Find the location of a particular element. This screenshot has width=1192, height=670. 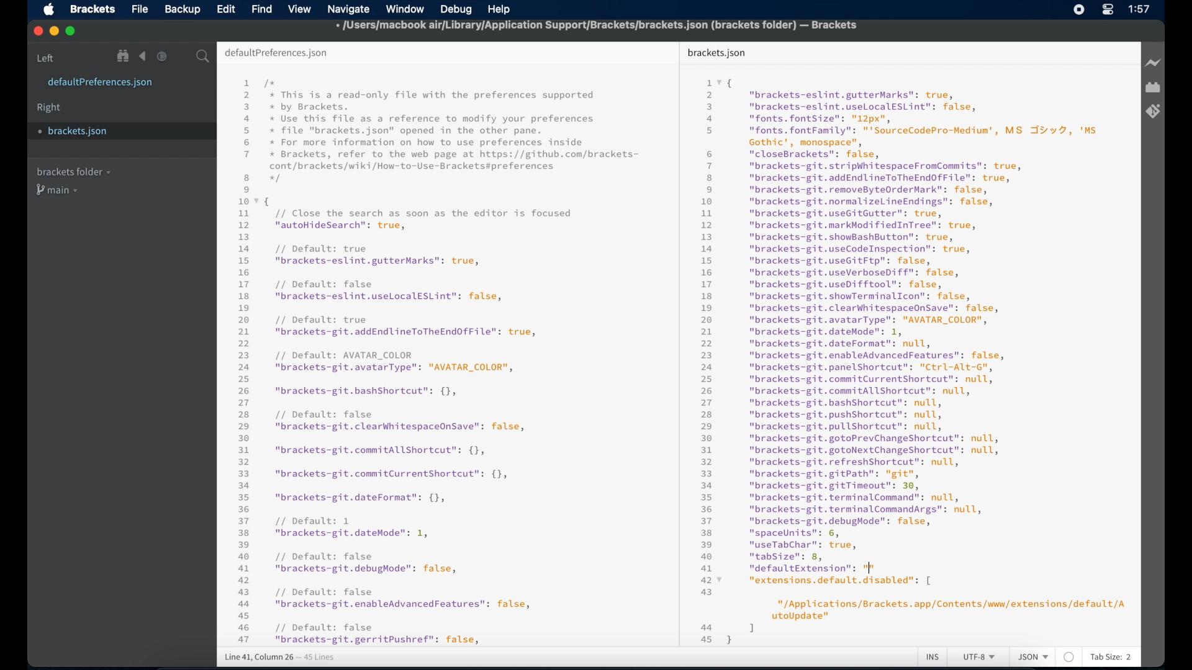

split editor vertical or horizontal is located at coordinates (180, 56).